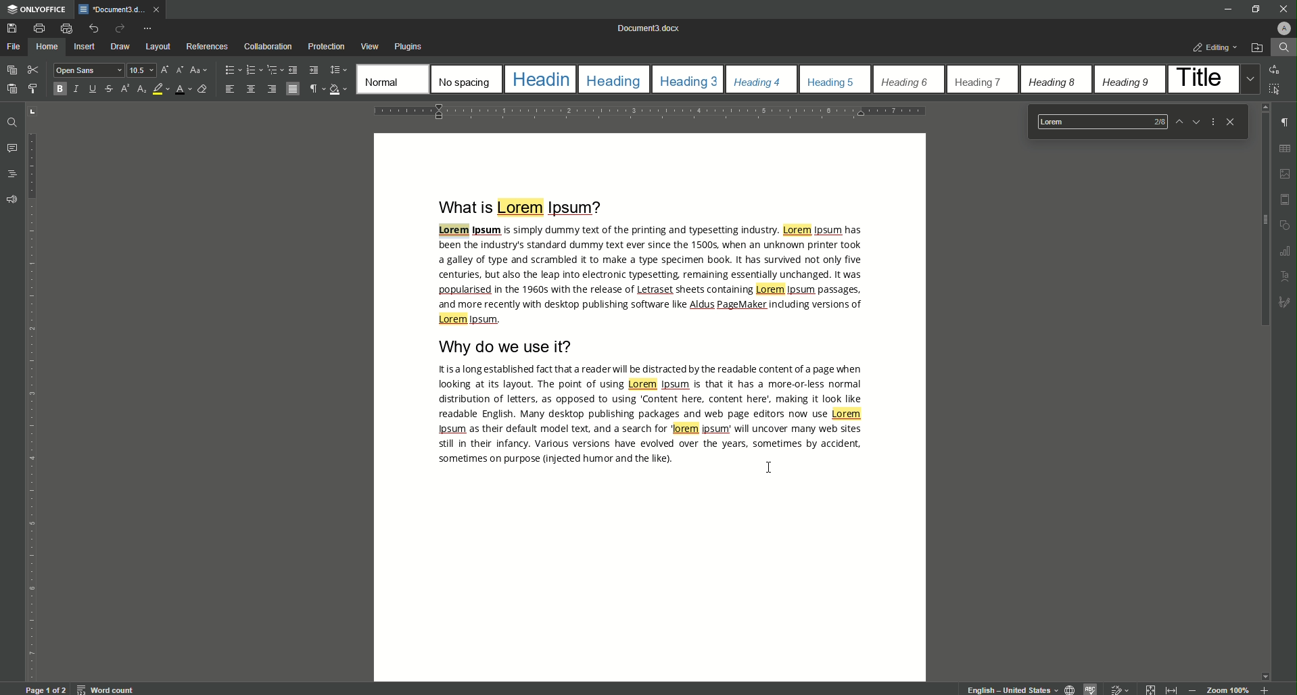 Image resolution: width=1297 pixels, height=695 pixels. What do you see at coordinates (541, 80) in the screenshot?
I see `Heading` at bounding box center [541, 80].